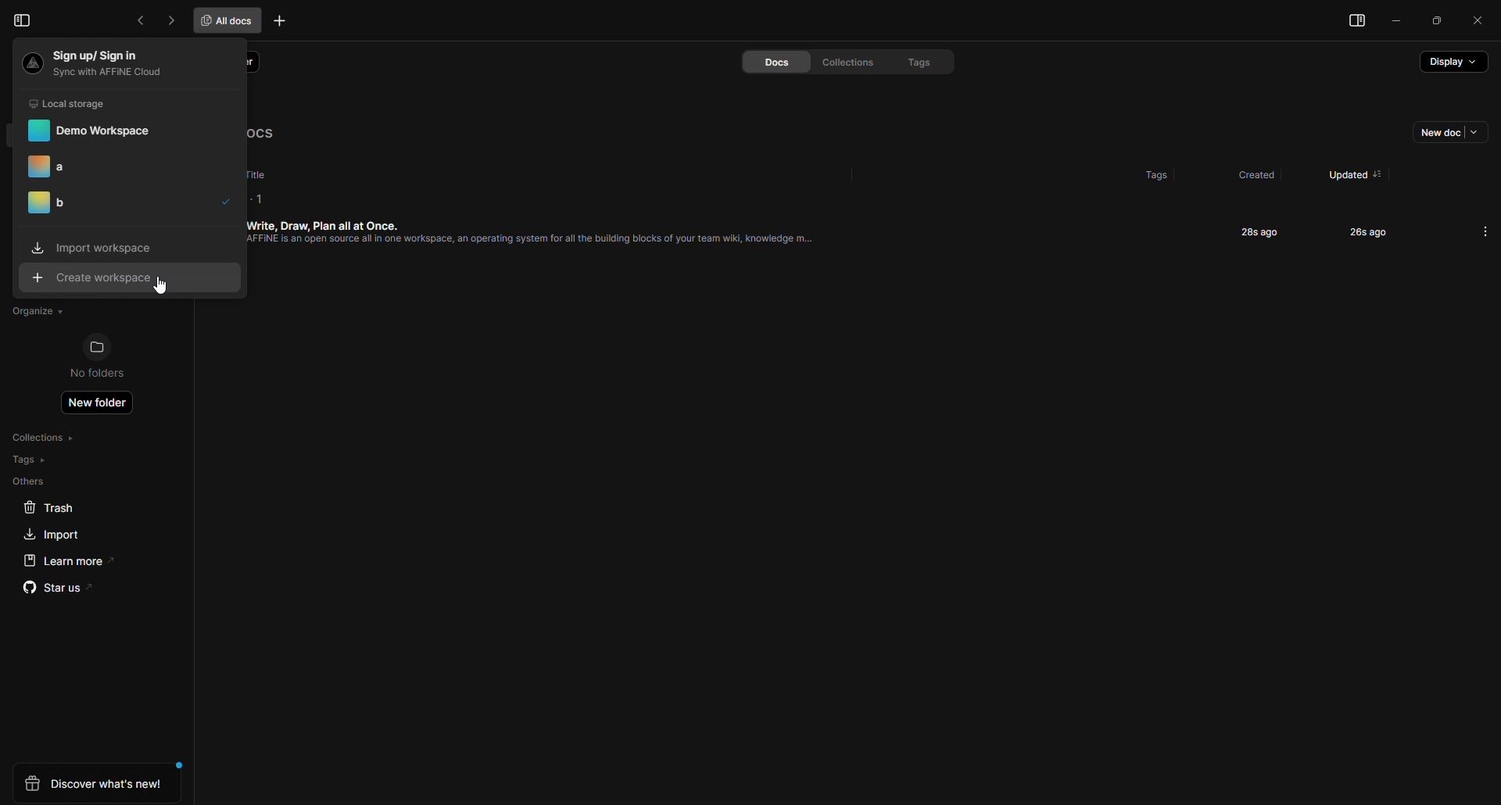  What do you see at coordinates (101, 406) in the screenshot?
I see `new folder` at bounding box center [101, 406].